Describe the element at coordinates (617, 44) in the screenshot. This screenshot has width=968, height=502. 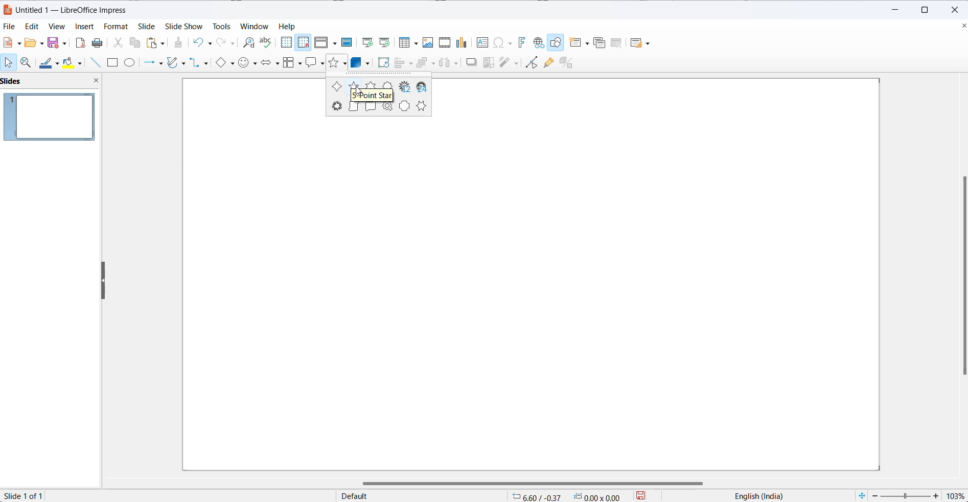
I see `DELETE SLIDE` at that location.